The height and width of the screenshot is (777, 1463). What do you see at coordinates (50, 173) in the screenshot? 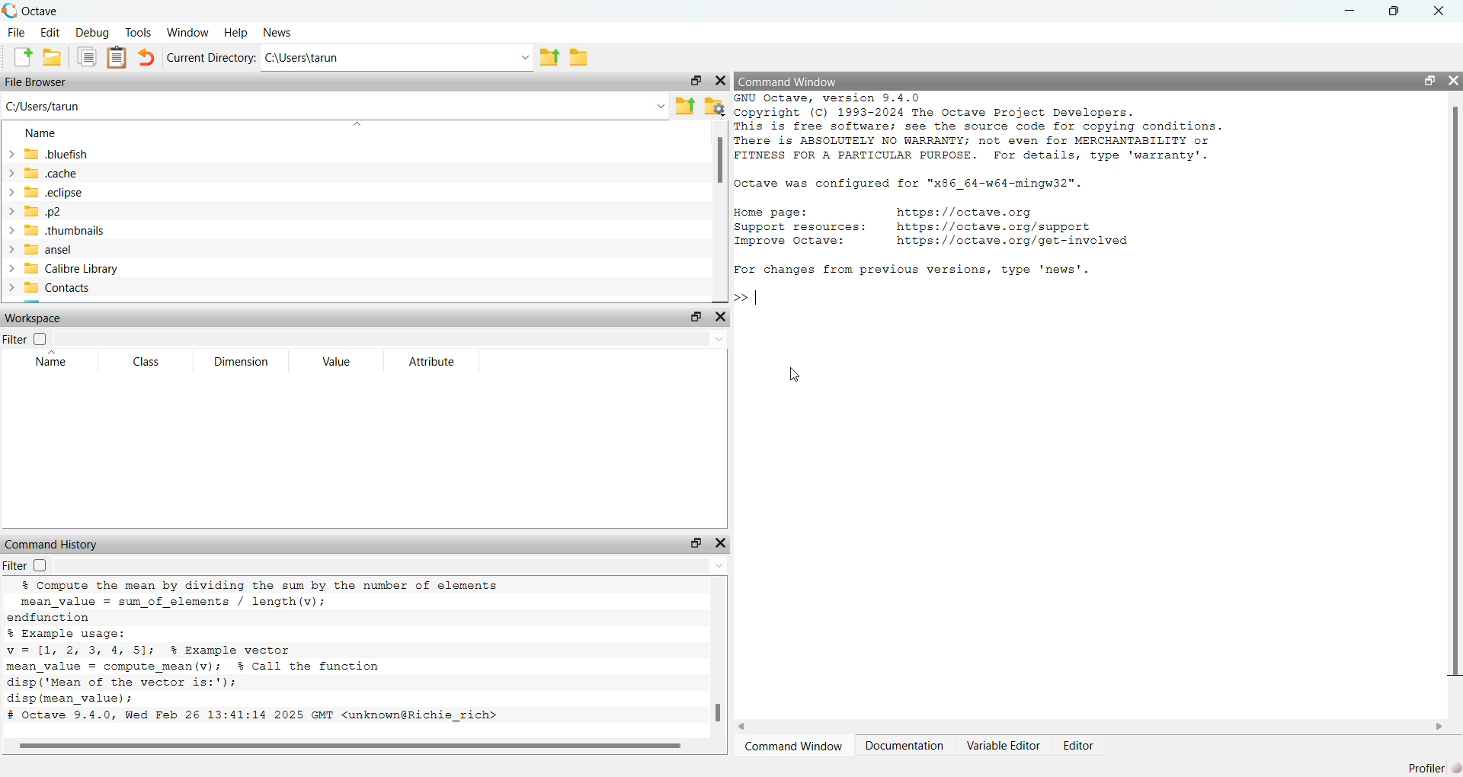
I see `.cache` at bounding box center [50, 173].